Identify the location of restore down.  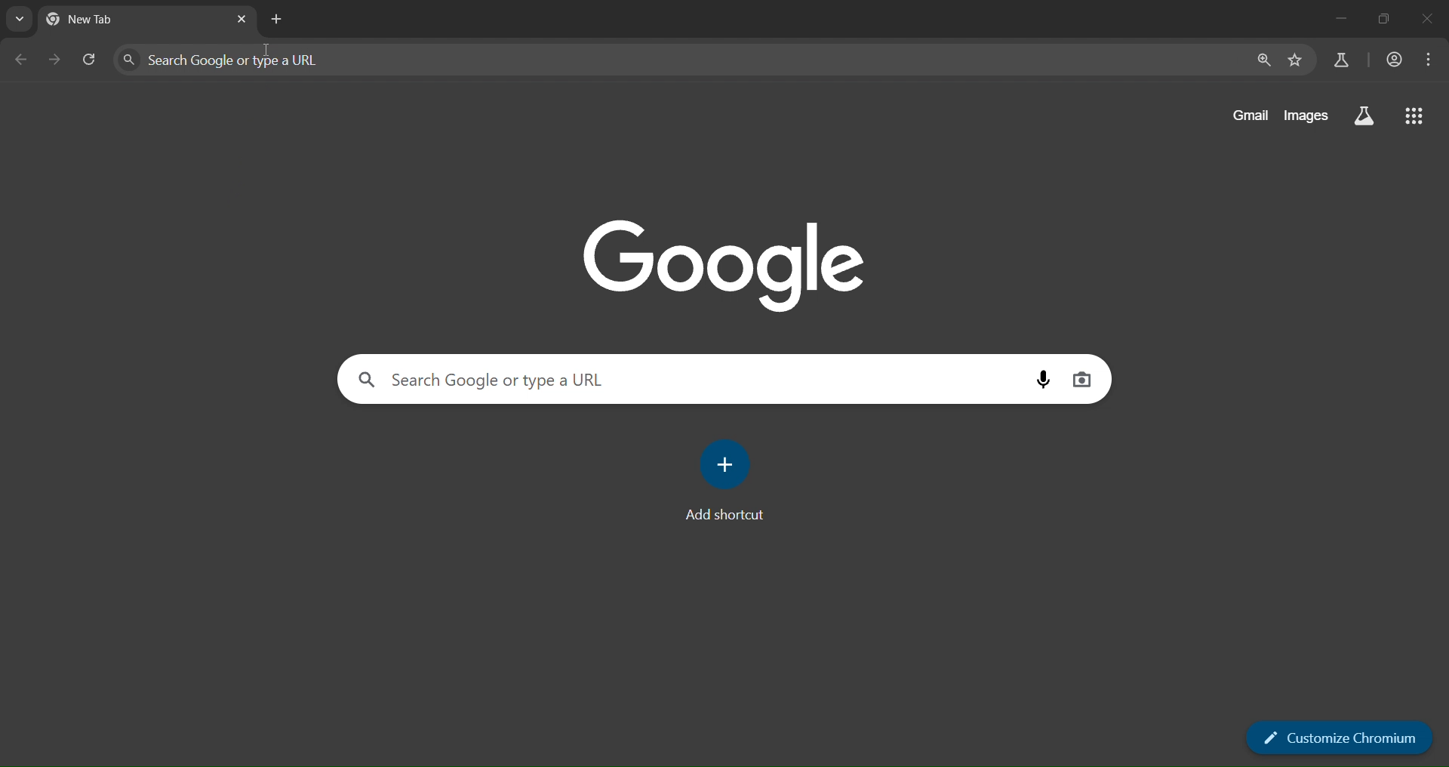
(1384, 19).